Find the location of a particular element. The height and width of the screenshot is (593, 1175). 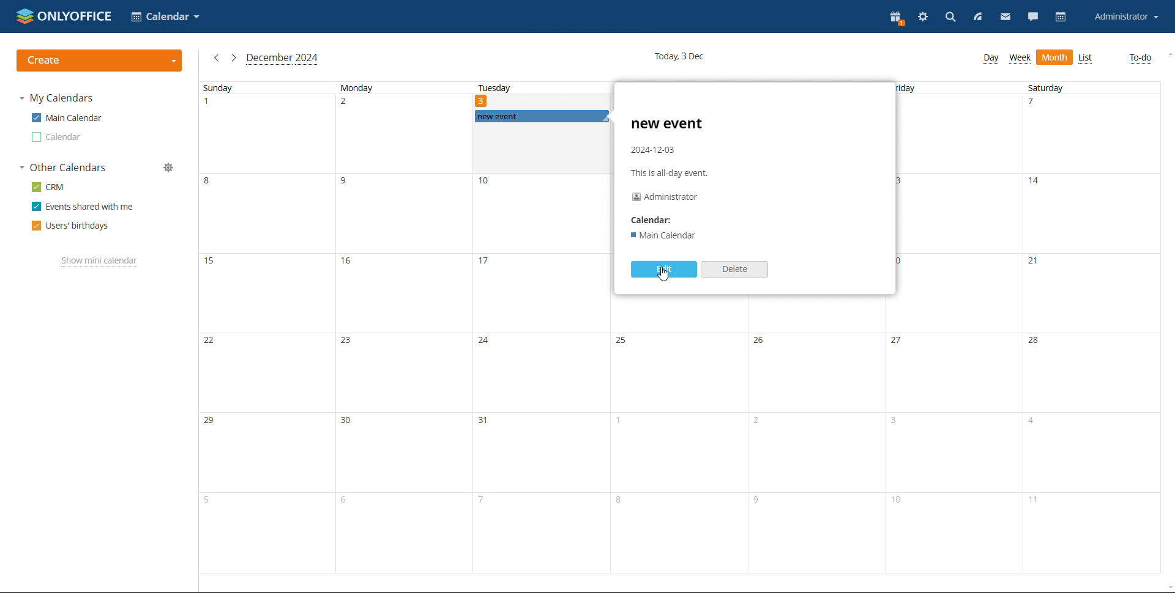

scrollbar is located at coordinates (1174, 306).